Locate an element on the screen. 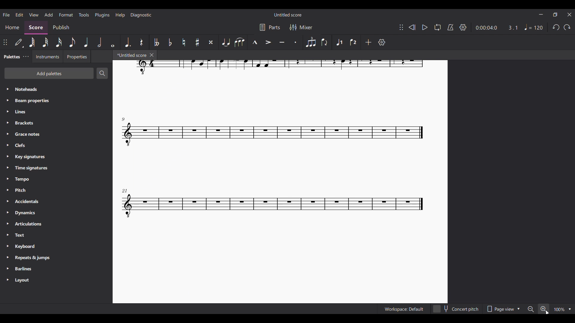 This screenshot has height=323, width=575. *Untitled score, current tab is located at coordinates (130, 55).